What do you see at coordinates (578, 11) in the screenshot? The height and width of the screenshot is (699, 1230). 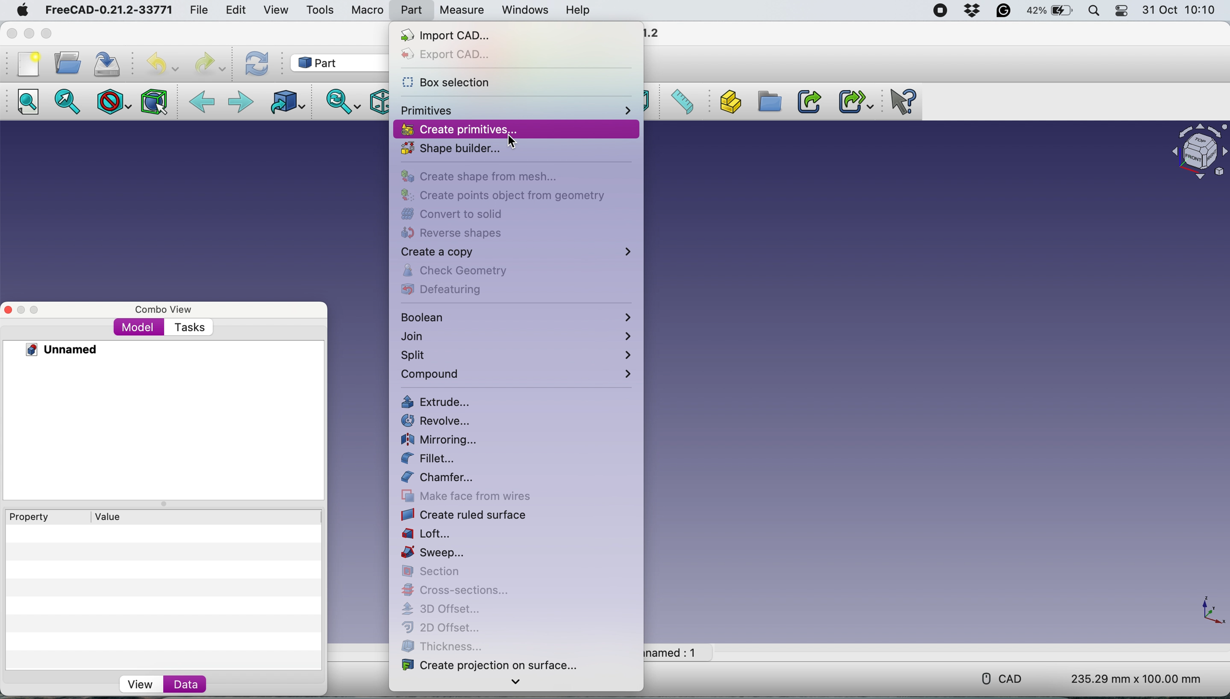 I see `Help` at bounding box center [578, 11].